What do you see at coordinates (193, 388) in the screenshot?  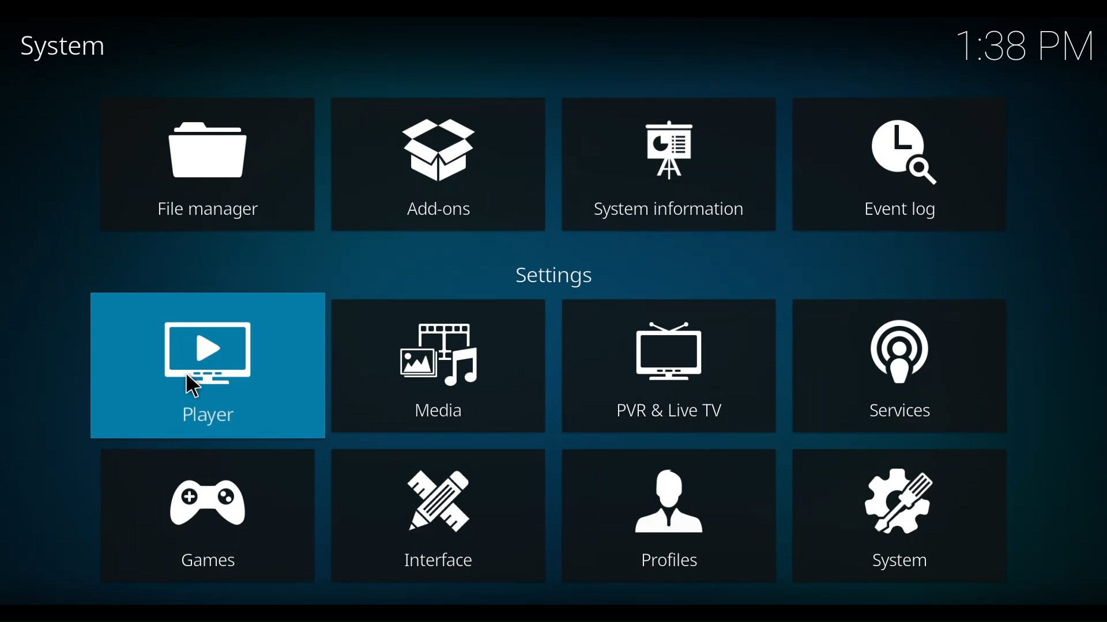 I see `Cursor` at bounding box center [193, 388].